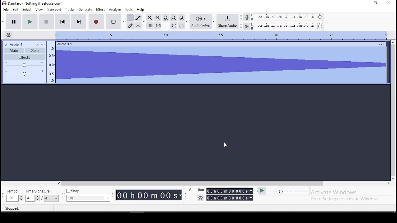 This screenshot has width=397, height=223. What do you see at coordinates (115, 9) in the screenshot?
I see `analyze` at bounding box center [115, 9].